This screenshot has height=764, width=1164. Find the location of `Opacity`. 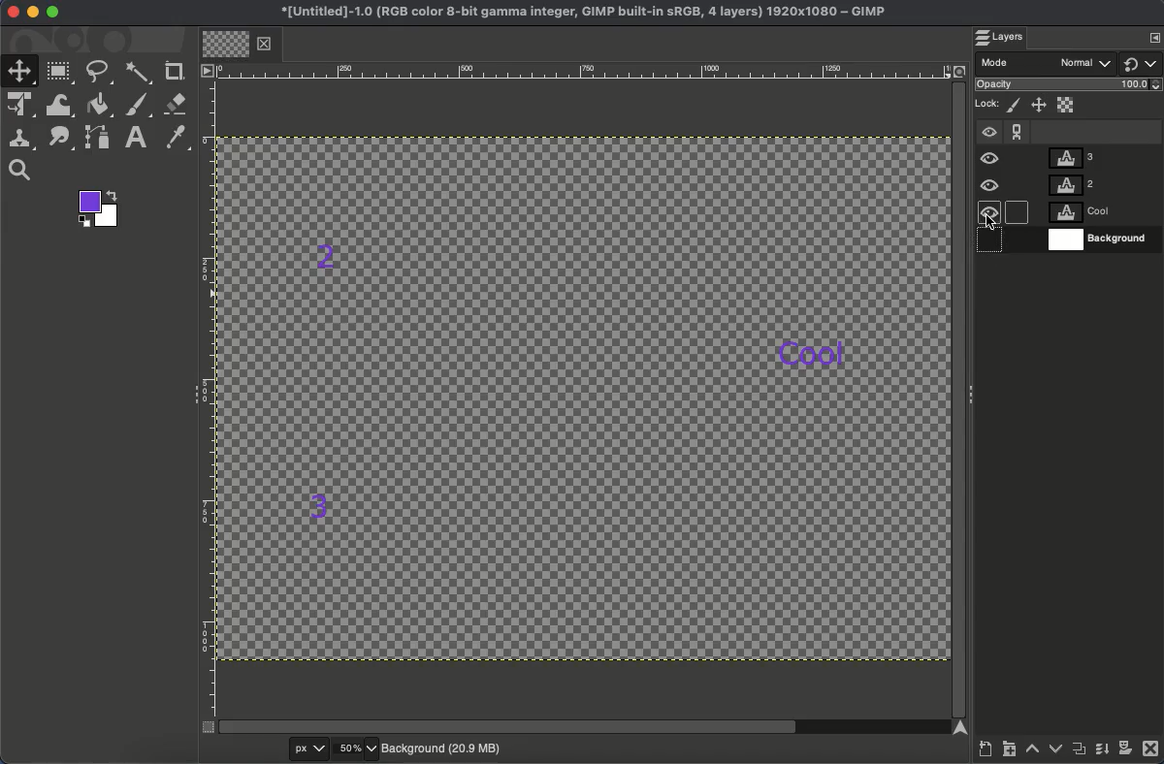

Opacity is located at coordinates (1071, 86).